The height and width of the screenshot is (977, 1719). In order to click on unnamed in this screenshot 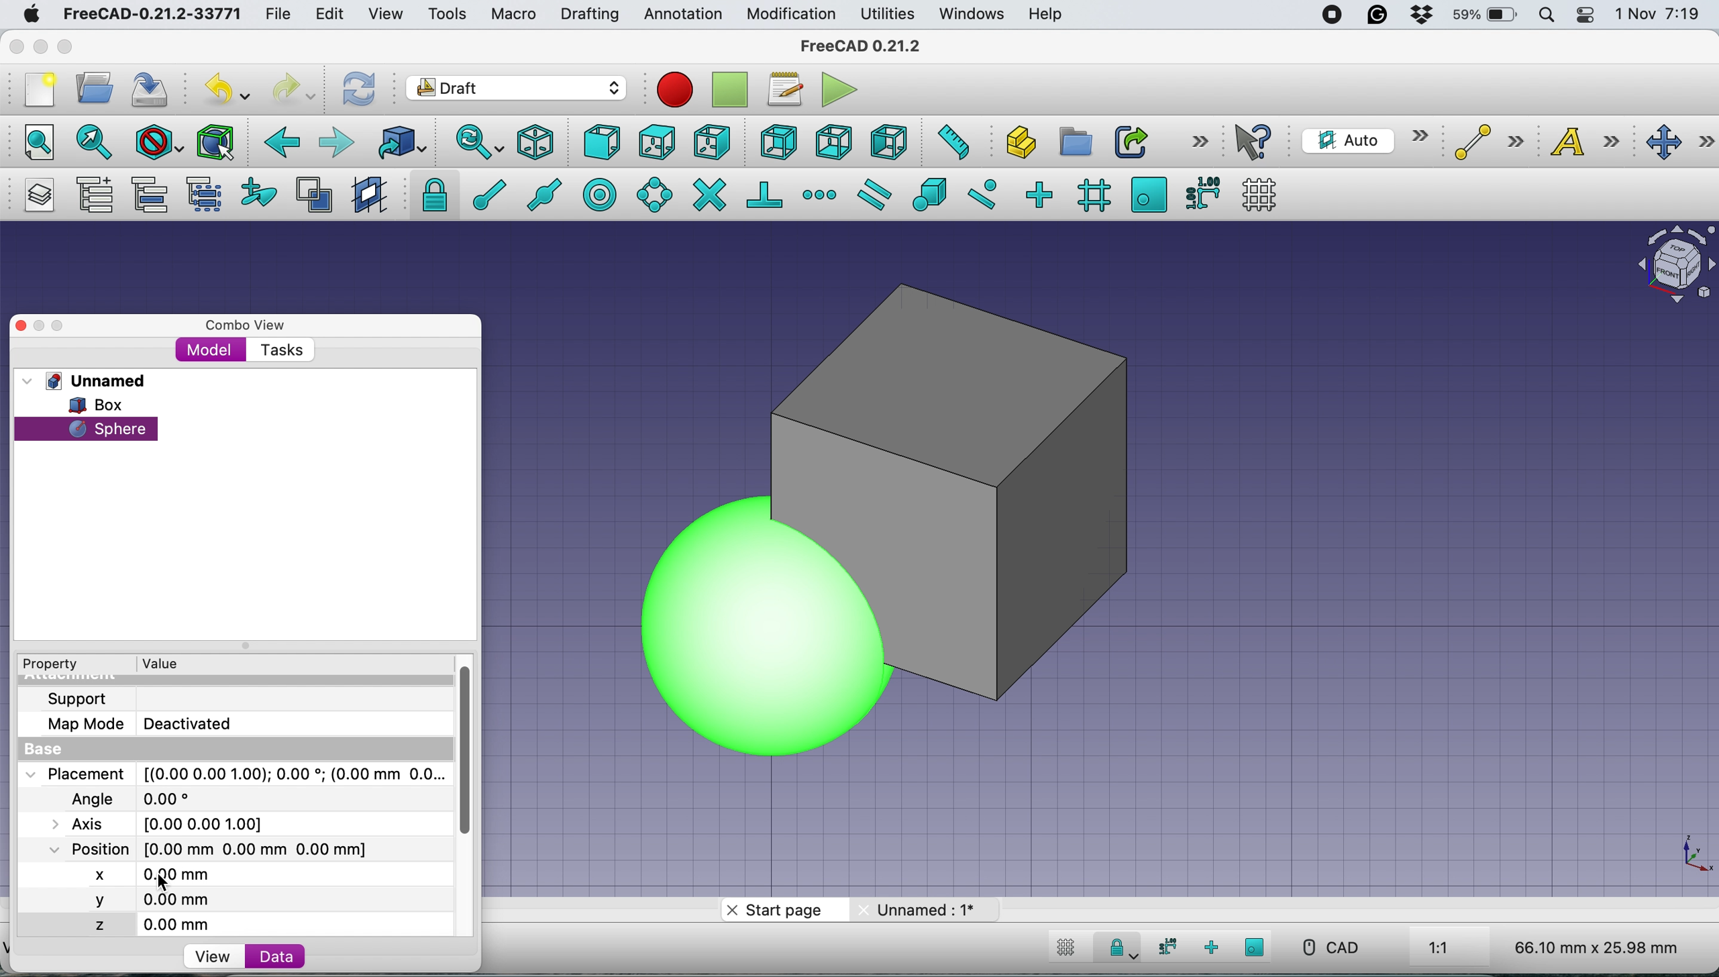, I will do `click(922, 909)`.